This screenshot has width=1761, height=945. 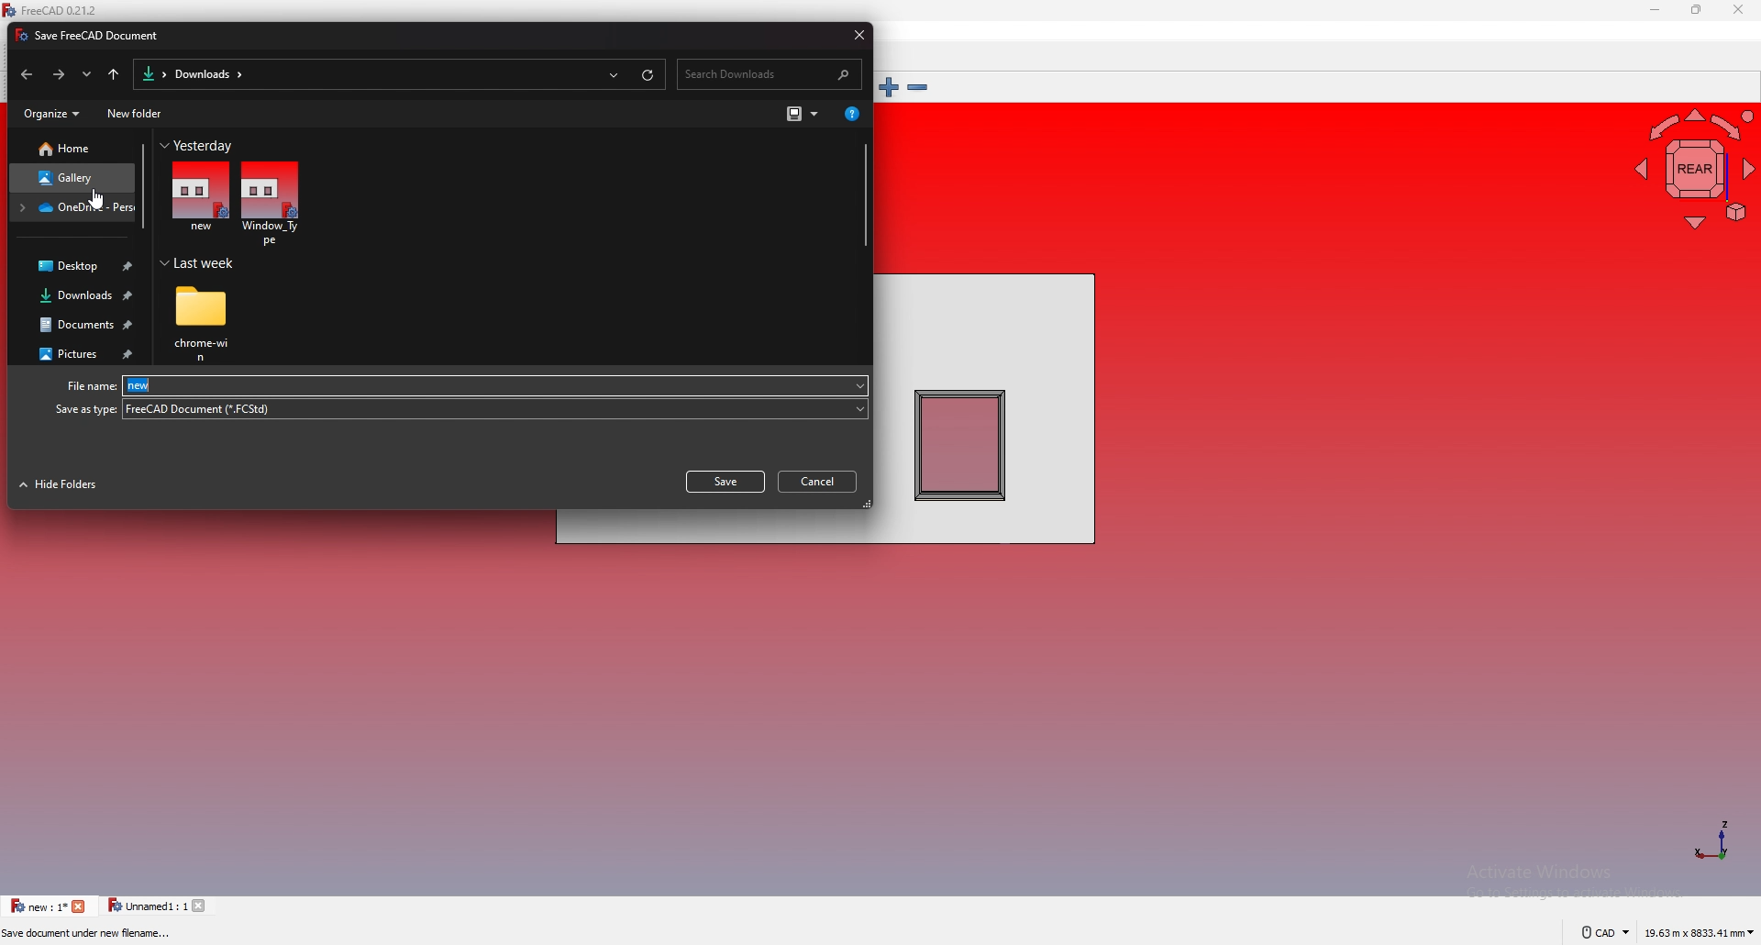 I want to click on Last week, so click(x=446, y=264).